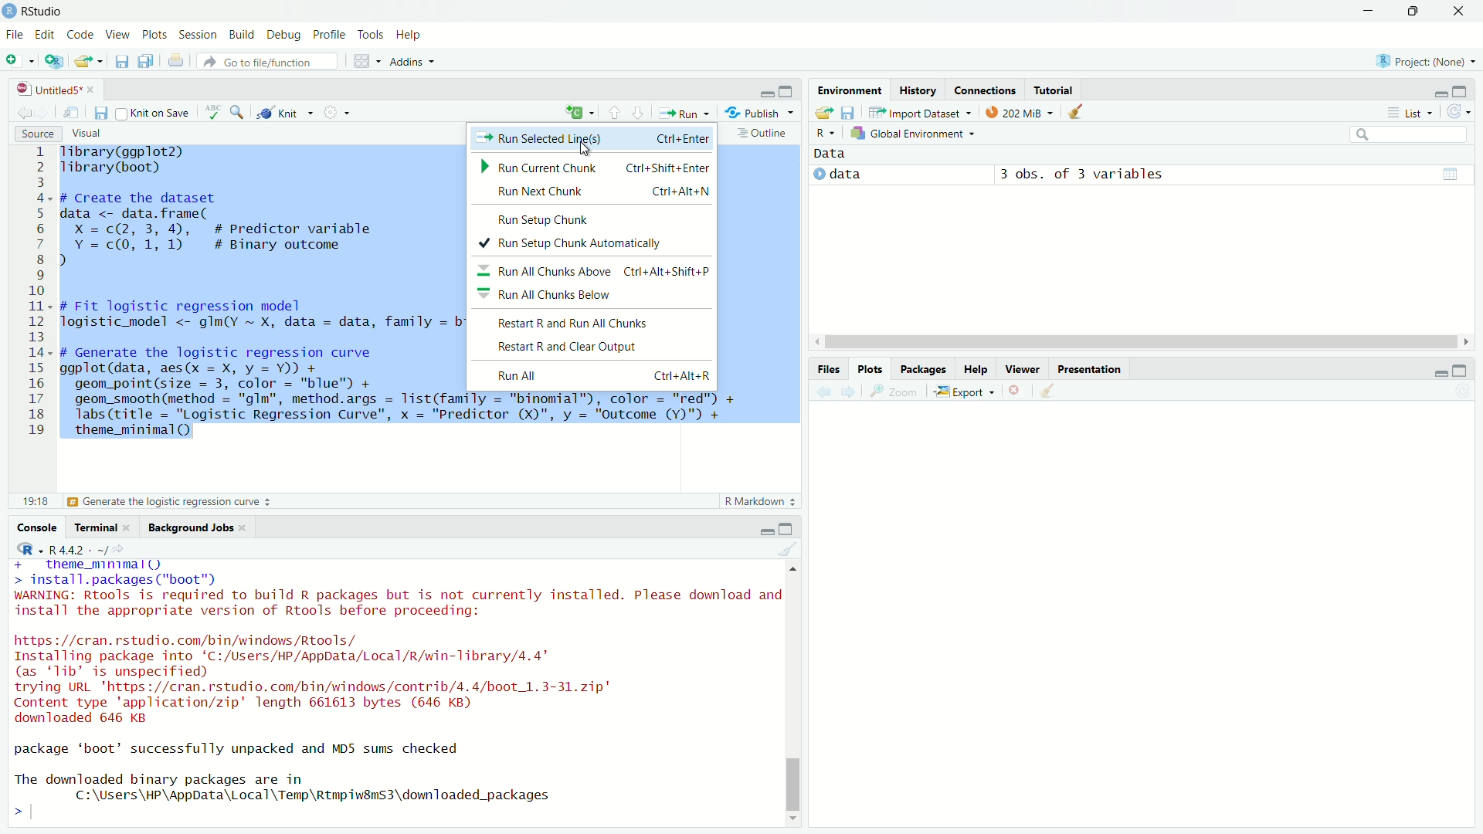  What do you see at coordinates (595, 269) in the screenshot?
I see `— Run All Chunks Above  Ctrl+Alt+Shift+P` at bounding box center [595, 269].